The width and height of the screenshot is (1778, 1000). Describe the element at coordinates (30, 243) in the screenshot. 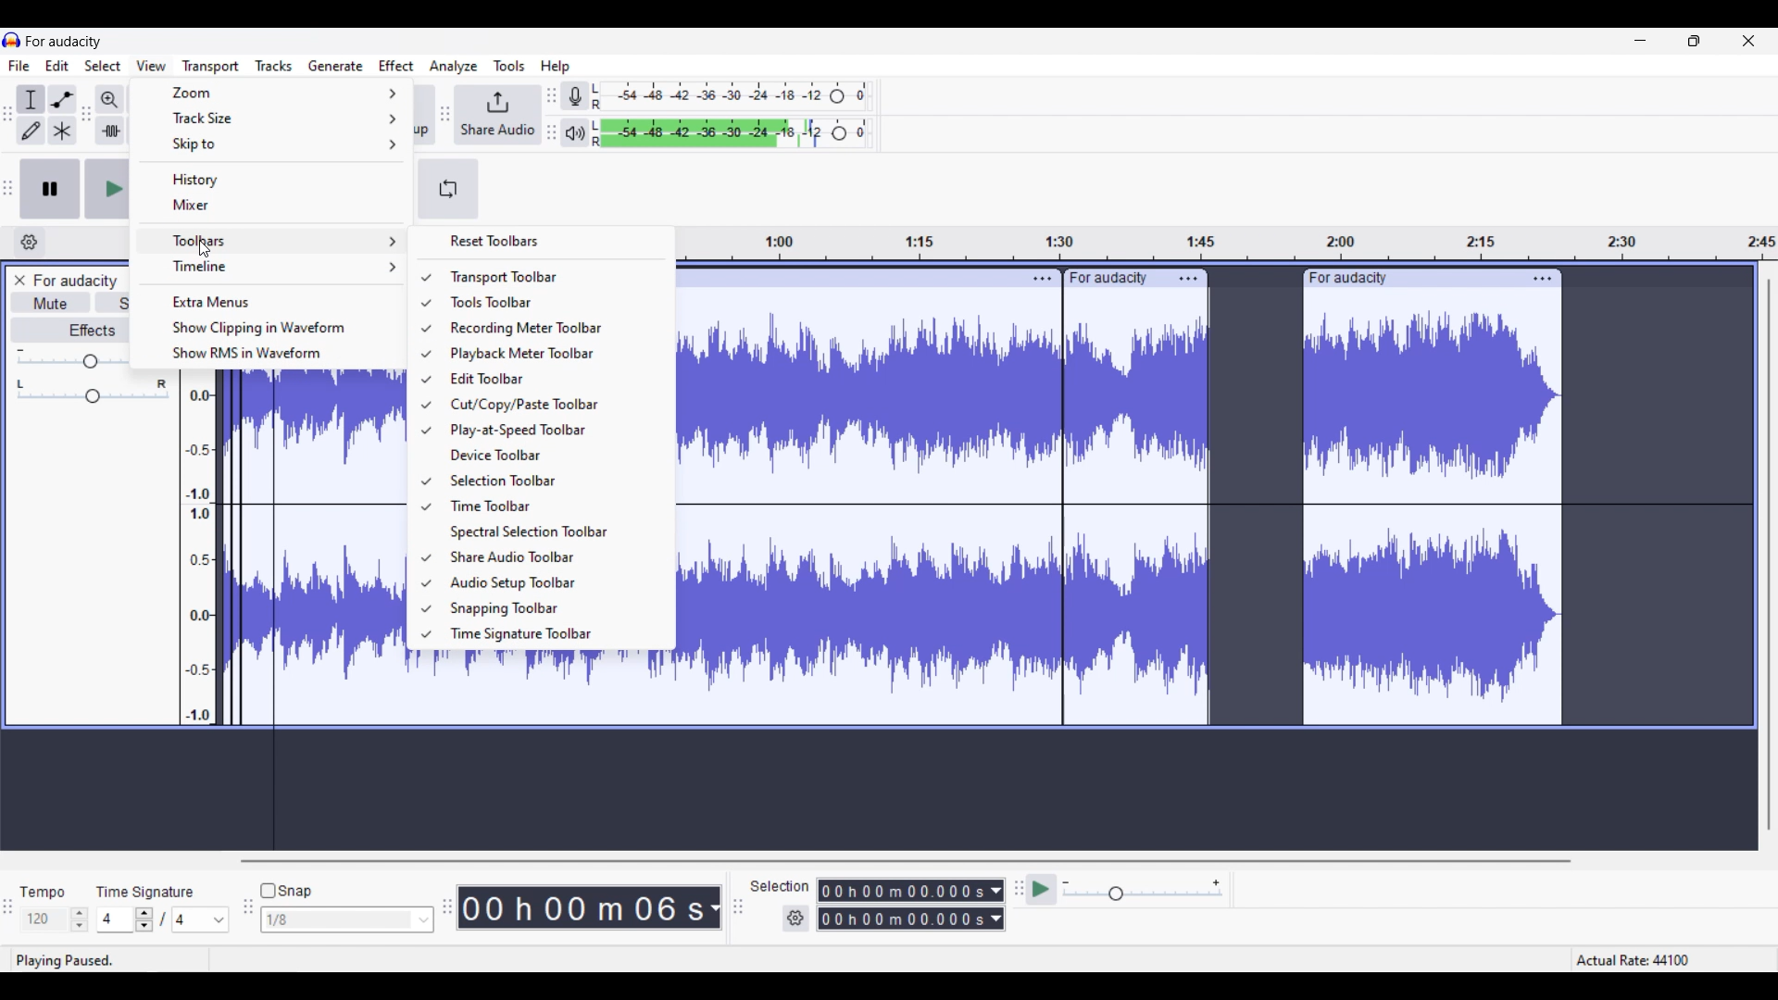

I see `Timeline settings` at that location.